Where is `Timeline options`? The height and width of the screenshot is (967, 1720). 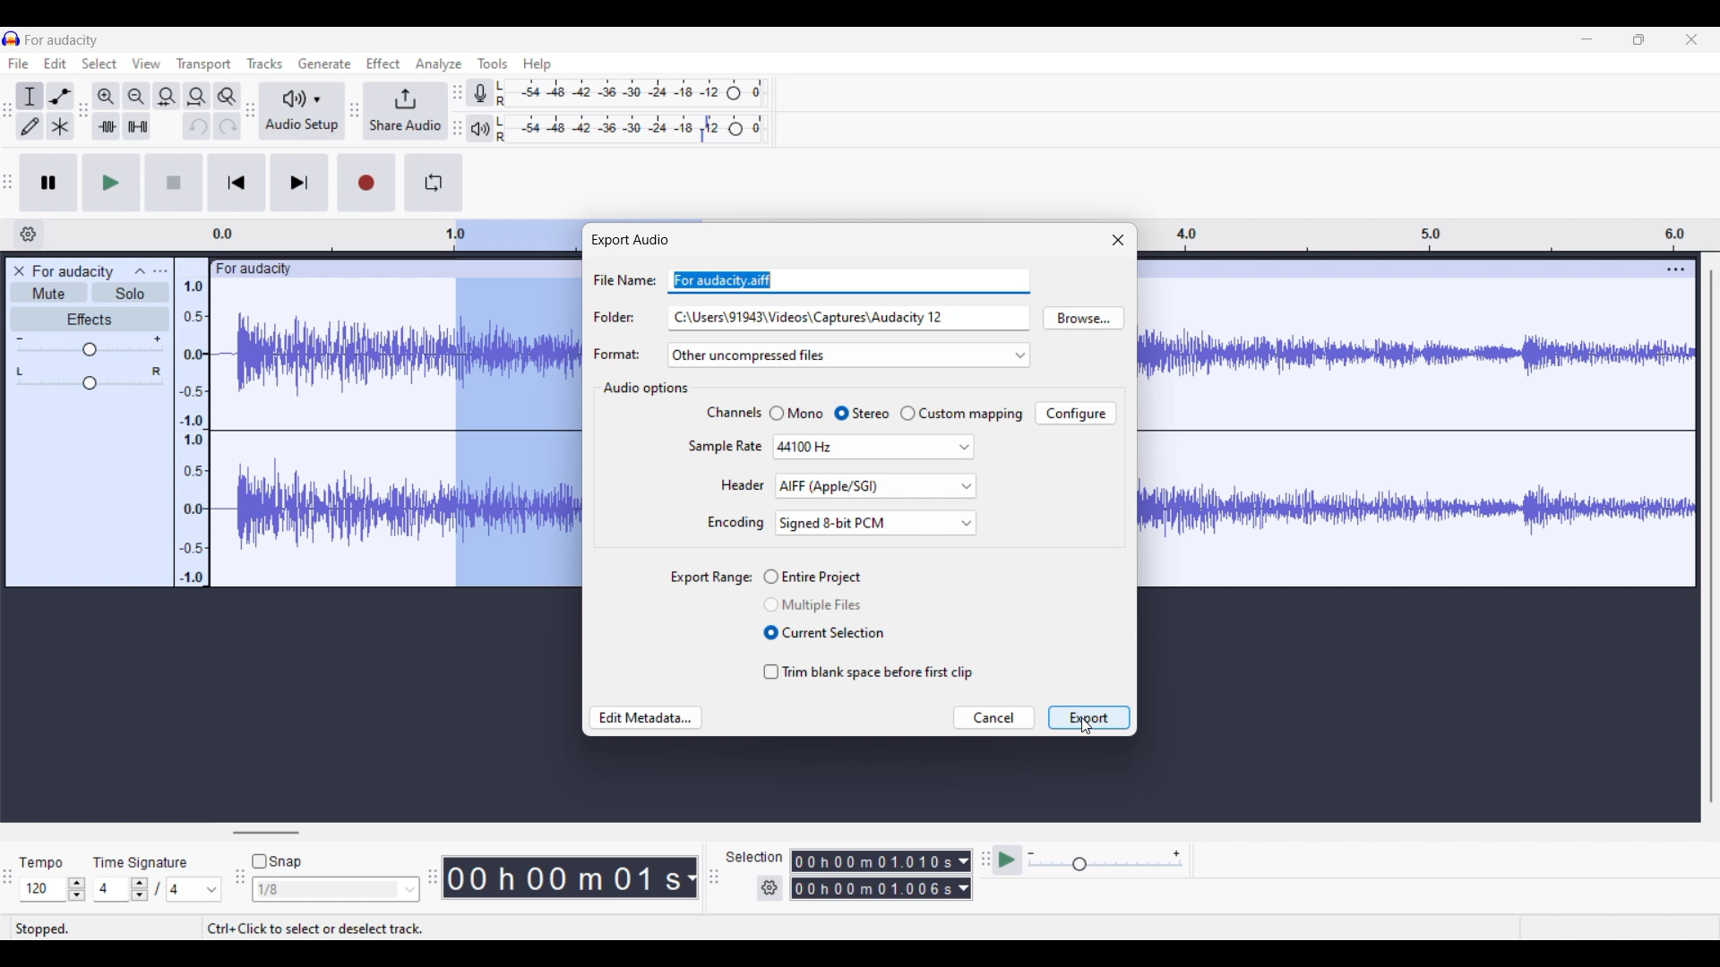
Timeline options is located at coordinates (29, 235).